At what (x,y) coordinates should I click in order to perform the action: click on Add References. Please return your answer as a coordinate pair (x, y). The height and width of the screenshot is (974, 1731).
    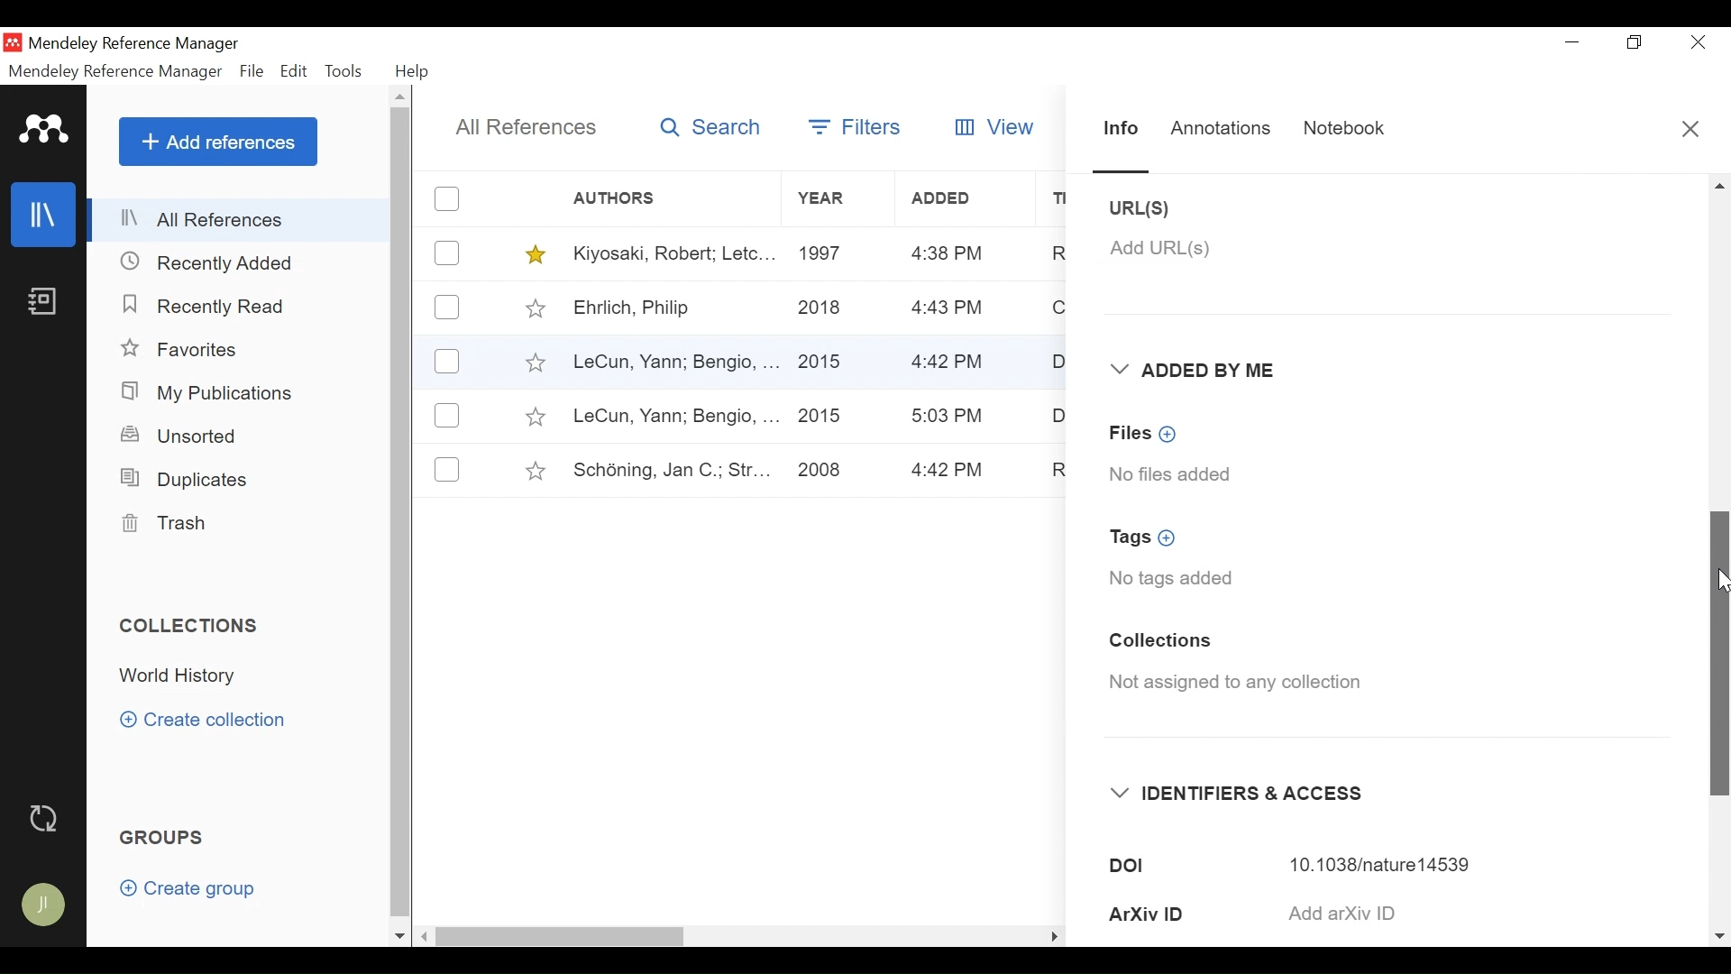
    Looking at the image, I should click on (218, 142).